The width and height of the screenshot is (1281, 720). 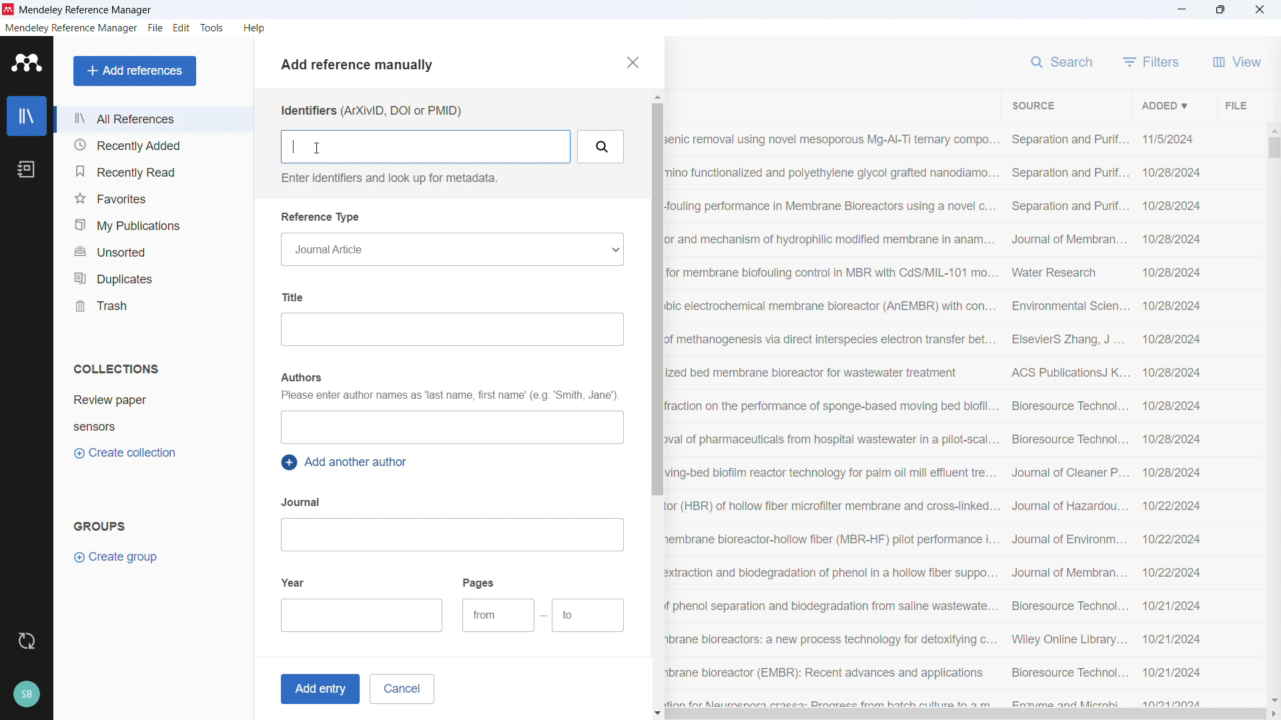 What do you see at coordinates (480, 582) in the screenshot?
I see `pages` at bounding box center [480, 582].